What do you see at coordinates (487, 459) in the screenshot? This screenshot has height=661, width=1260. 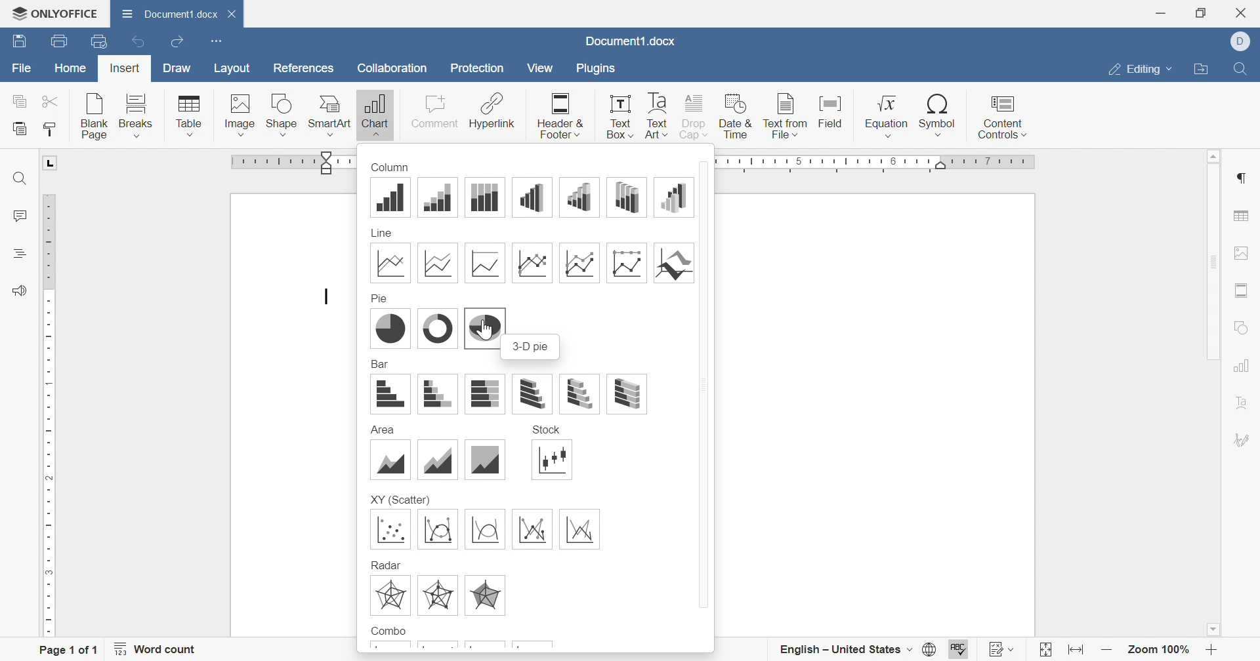 I see `100% Stacked area` at bounding box center [487, 459].